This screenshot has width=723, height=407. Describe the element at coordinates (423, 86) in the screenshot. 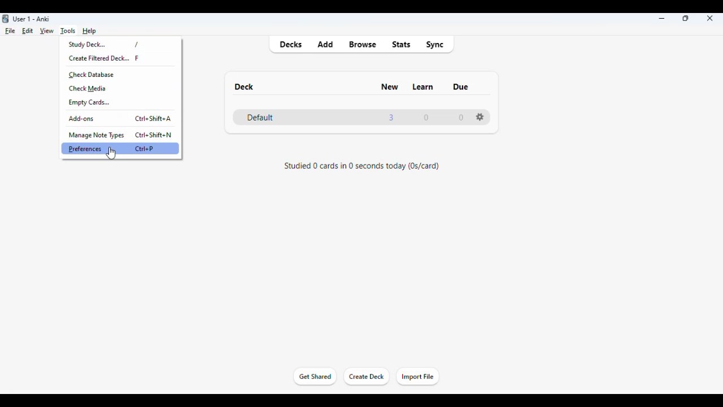

I see `learn` at that location.